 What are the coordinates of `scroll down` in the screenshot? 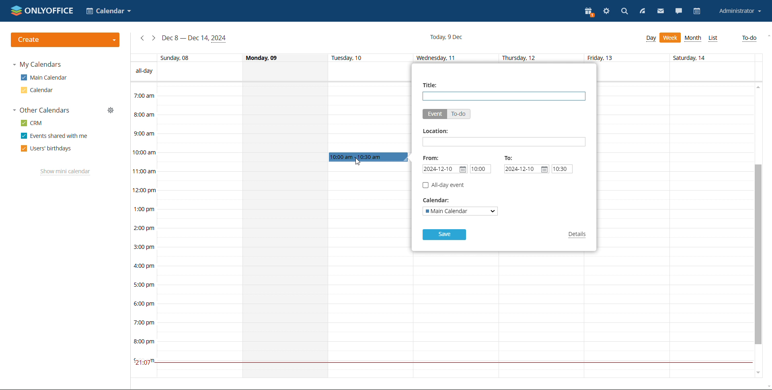 It's located at (757, 374).